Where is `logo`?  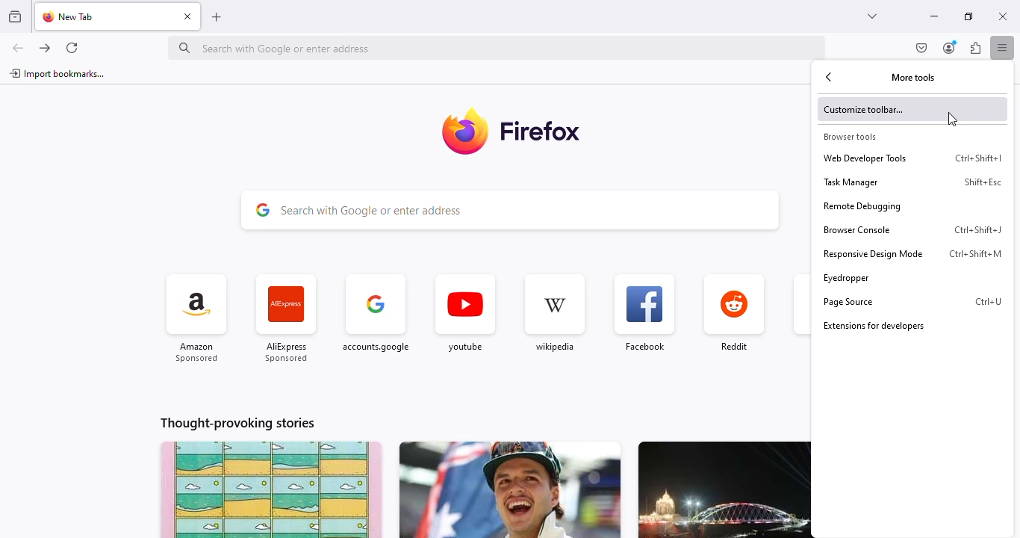
logo is located at coordinates (463, 133).